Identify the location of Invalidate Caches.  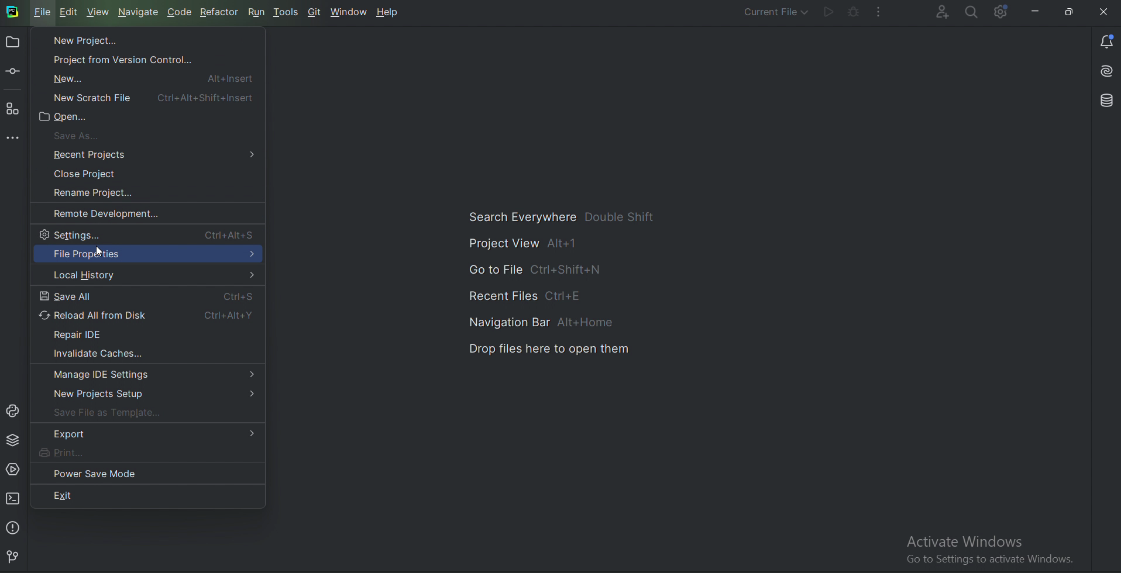
(94, 353).